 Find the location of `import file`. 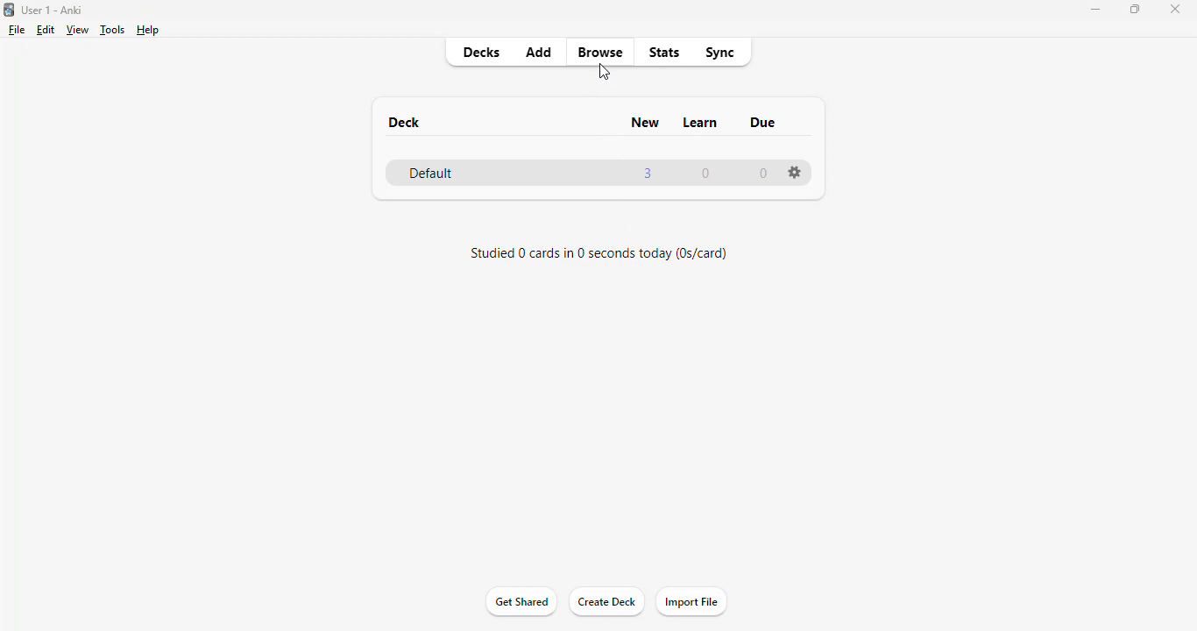

import file is located at coordinates (693, 603).